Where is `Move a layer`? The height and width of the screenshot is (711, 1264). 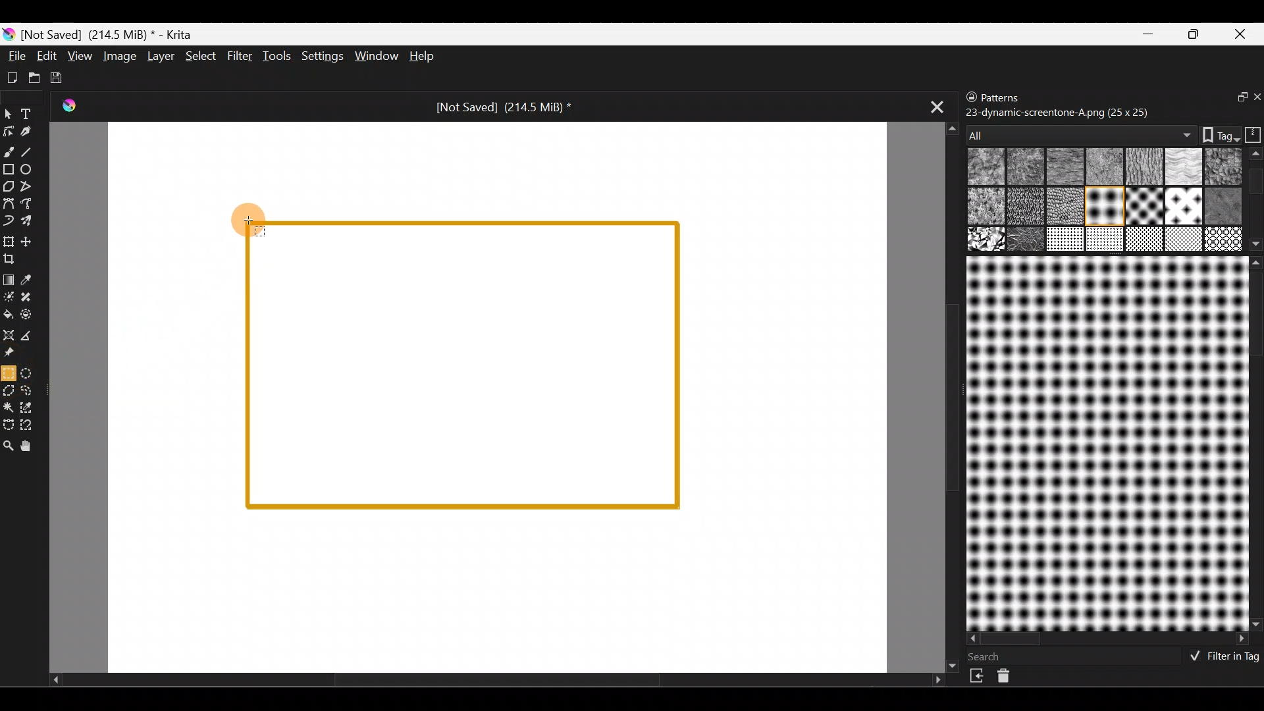 Move a layer is located at coordinates (32, 240).